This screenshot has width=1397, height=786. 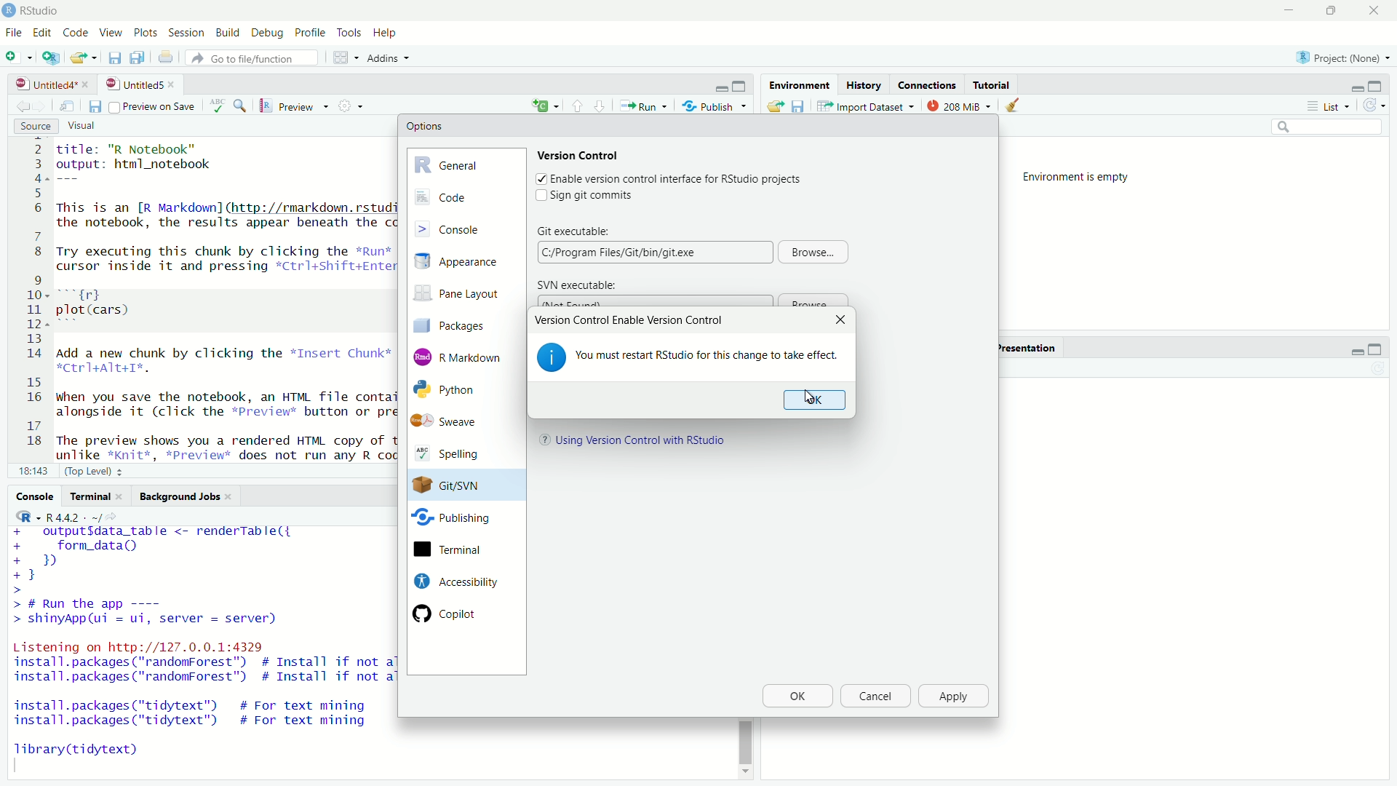 I want to click on minimize, so click(x=1356, y=350).